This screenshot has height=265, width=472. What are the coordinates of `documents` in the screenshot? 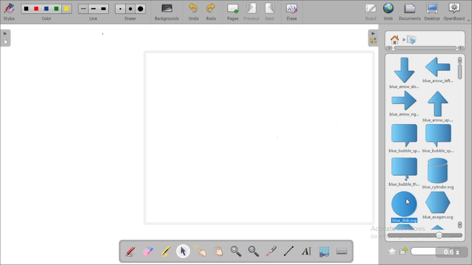 It's located at (410, 12).